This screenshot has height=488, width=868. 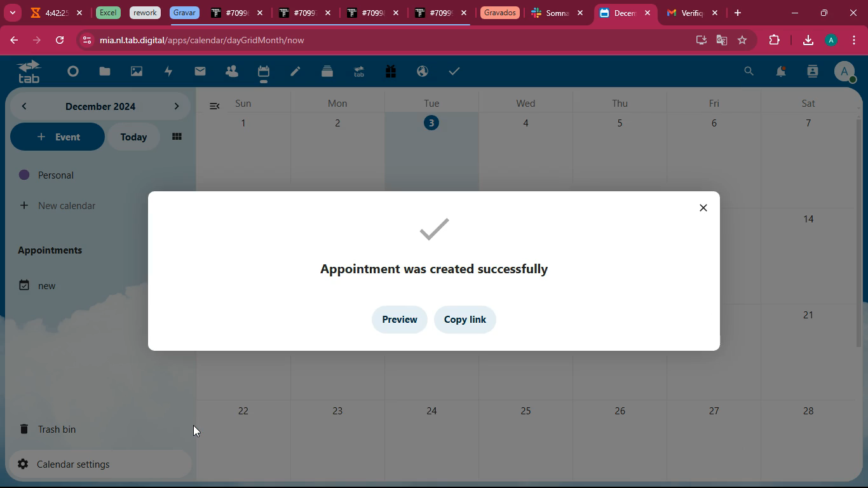 What do you see at coordinates (231, 72) in the screenshot?
I see `people` at bounding box center [231, 72].